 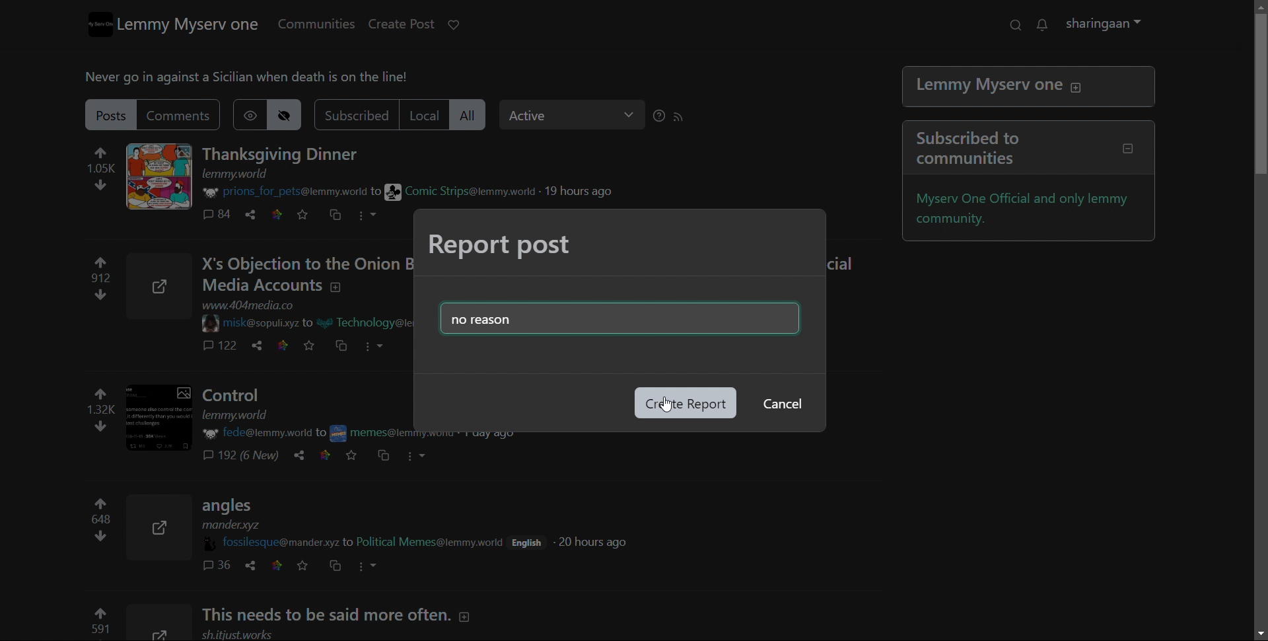 What do you see at coordinates (310, 215) in the screenshot?
I see `favorite` at bounding box center [310, 215].